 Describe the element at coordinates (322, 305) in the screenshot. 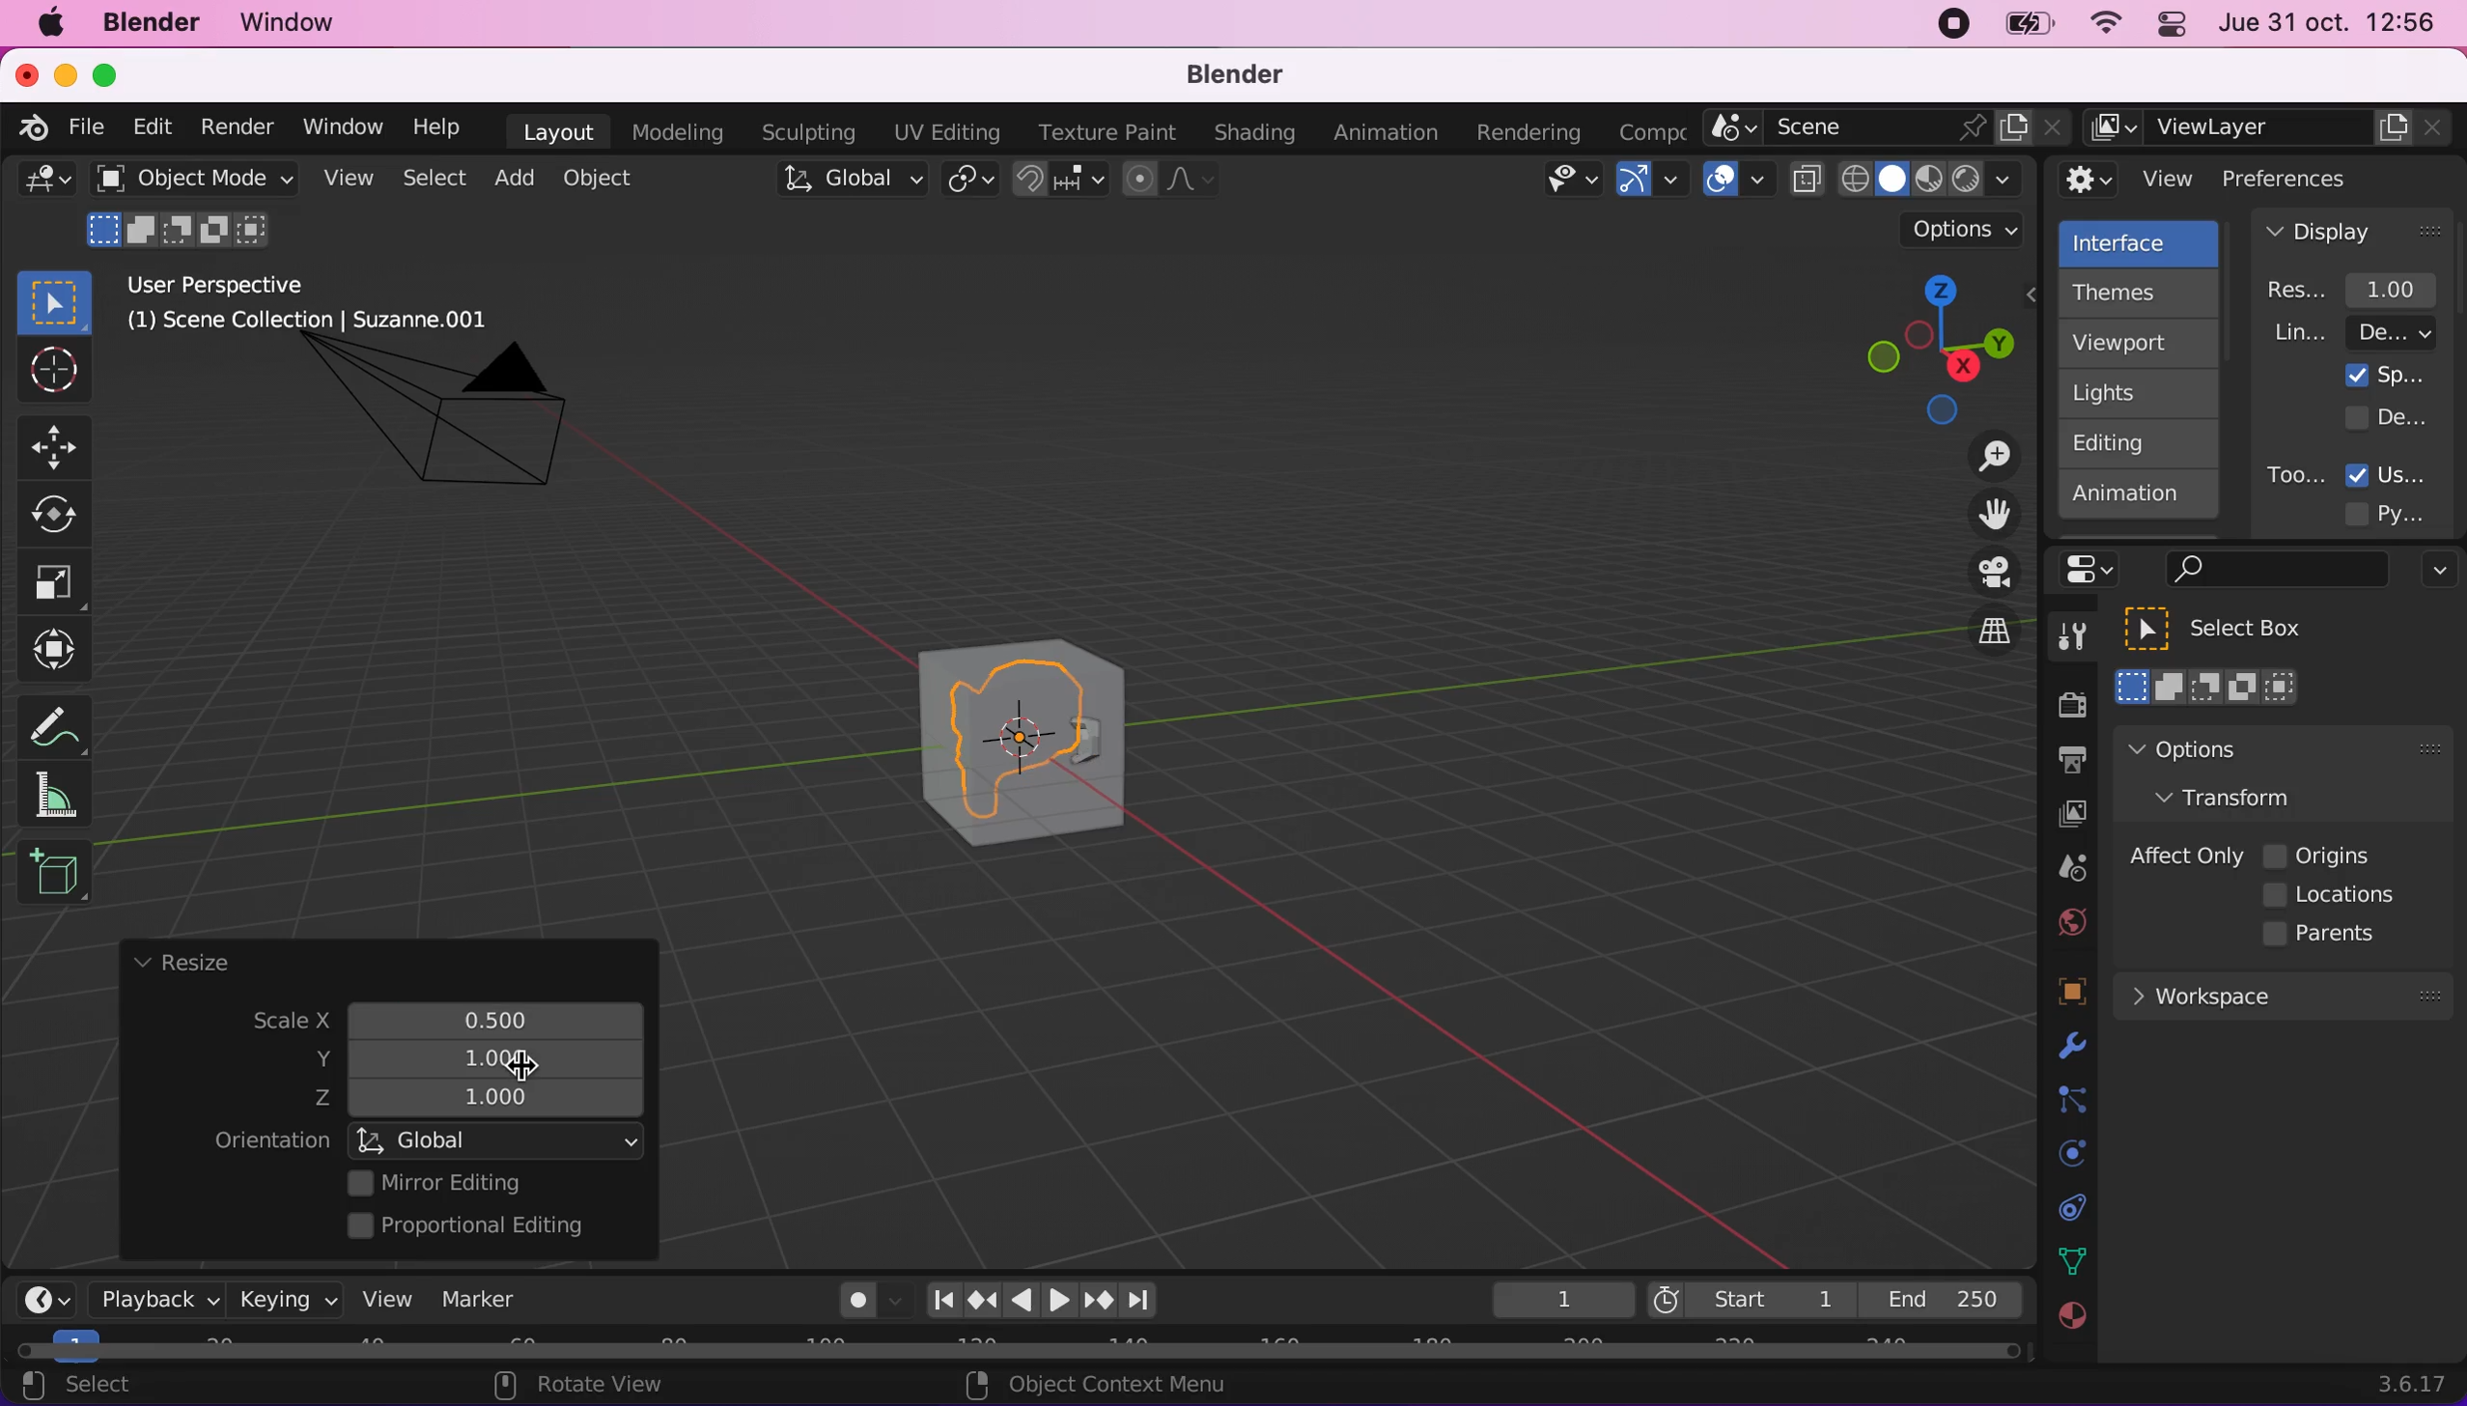

I see `user perspective (1) scene collection | suzzane.001` at that location.